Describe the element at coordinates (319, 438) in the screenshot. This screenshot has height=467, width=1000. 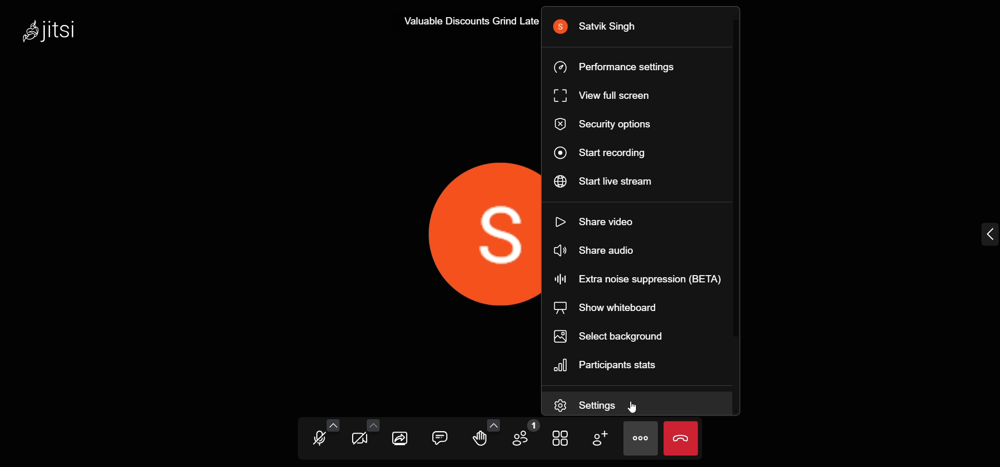
I see `microphone` at that location.